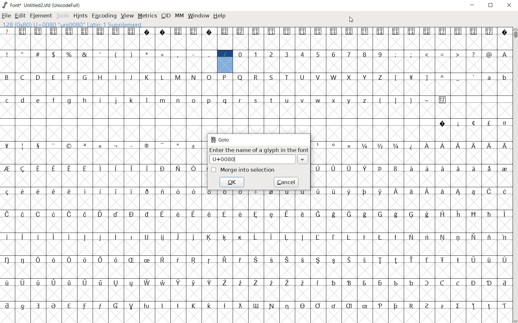 The width and height of the screenshot is (518, 323). Describe the element at coordinates (396, 214) in the screenshot. I see `glyph` at that location.